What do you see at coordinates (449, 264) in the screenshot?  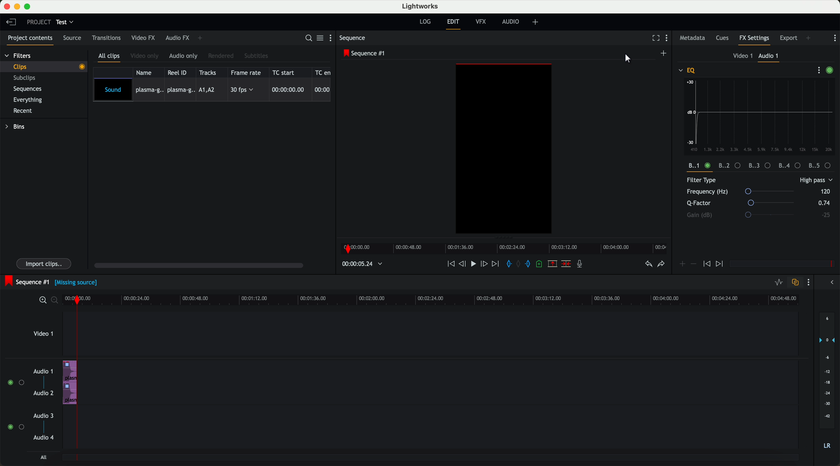 I see `move backward` at bounding box center [449, 264].